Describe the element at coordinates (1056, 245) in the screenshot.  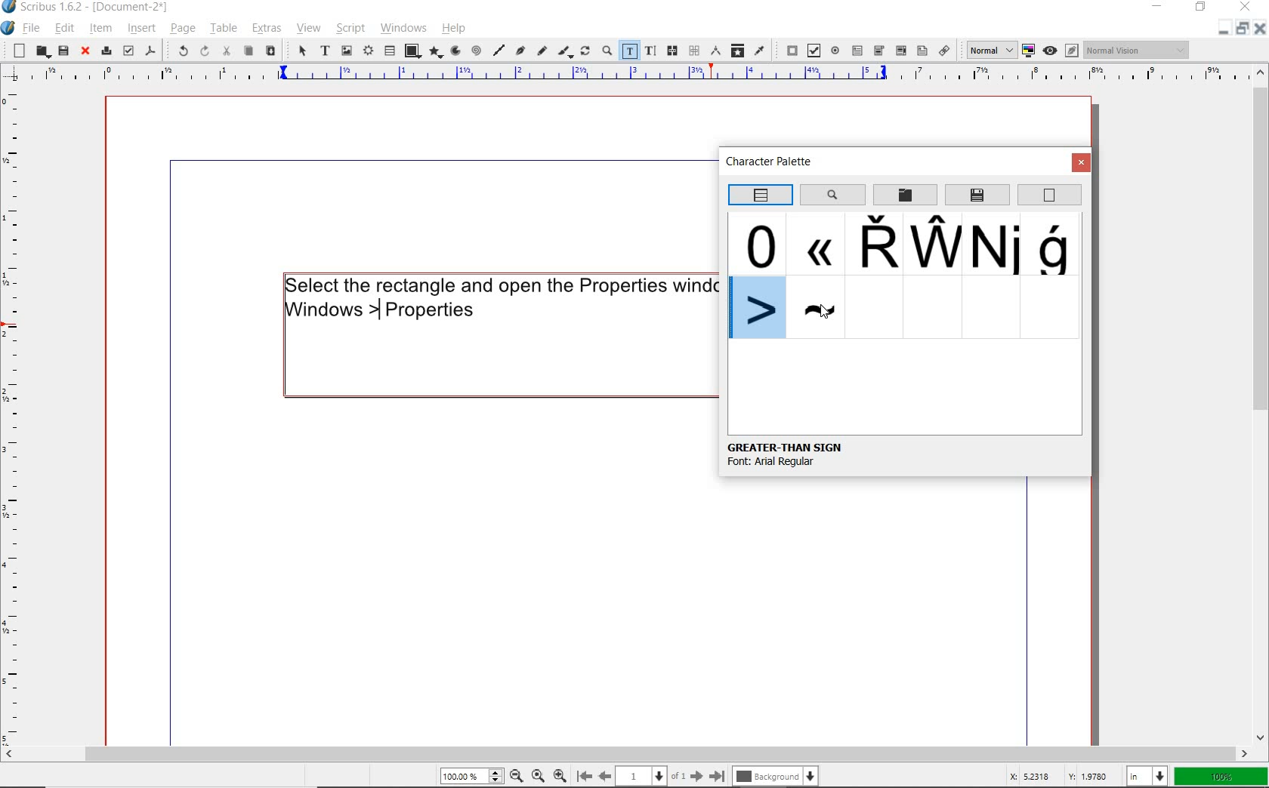
I see `glyphs` at that location.